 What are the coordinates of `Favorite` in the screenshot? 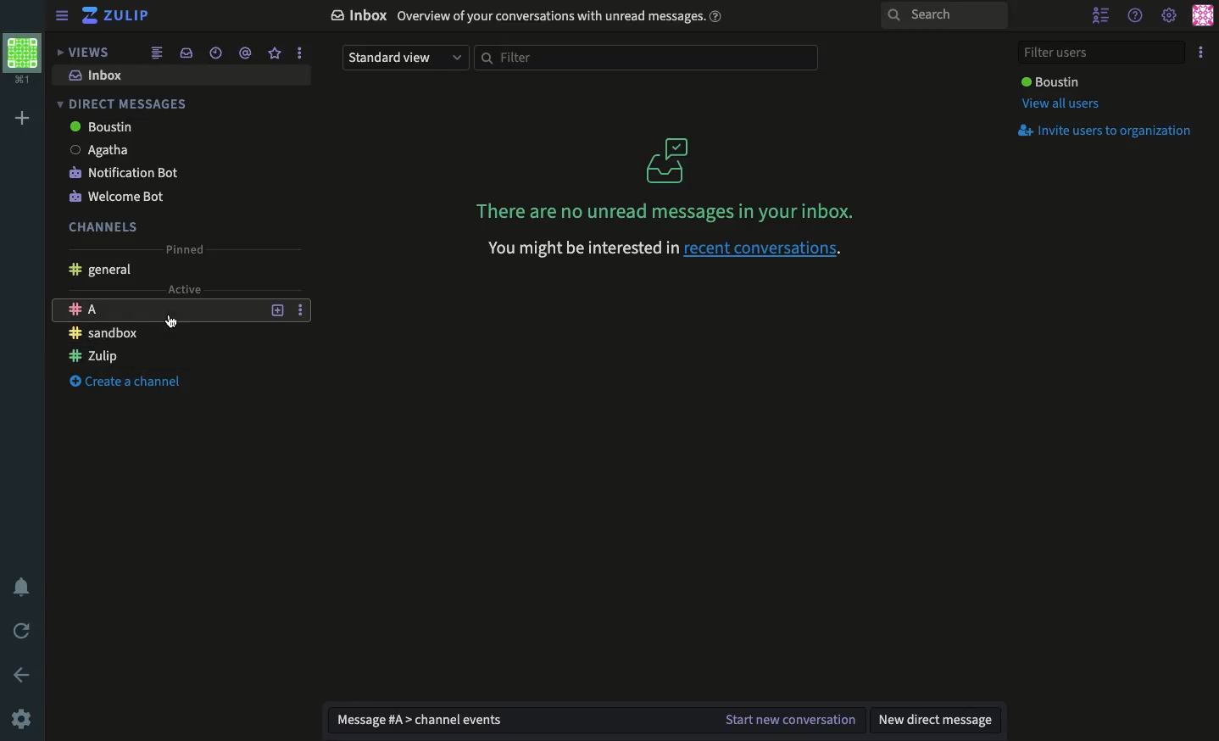 It's located at (275, 53).